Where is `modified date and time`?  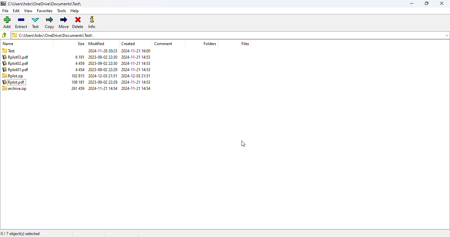
modified date and time is located at coordinates (102, 76).